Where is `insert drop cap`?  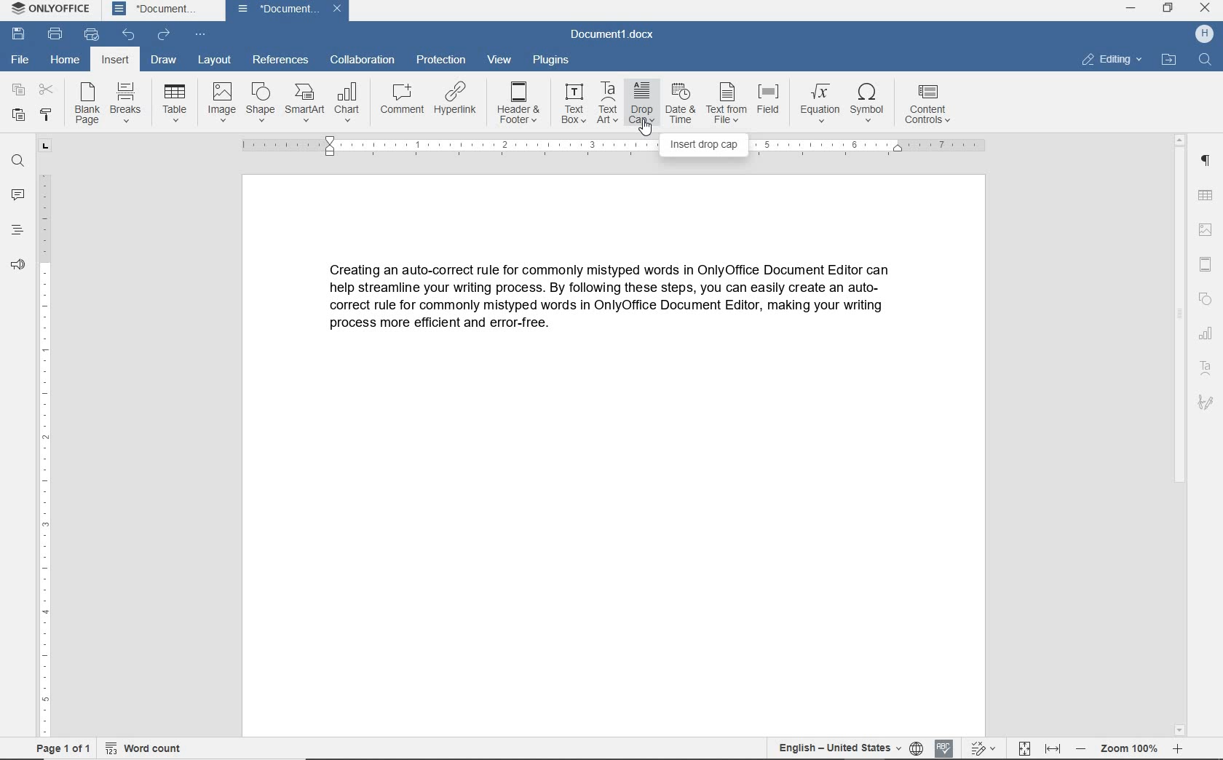 insert drop cap is located at coordinates (704, 145).